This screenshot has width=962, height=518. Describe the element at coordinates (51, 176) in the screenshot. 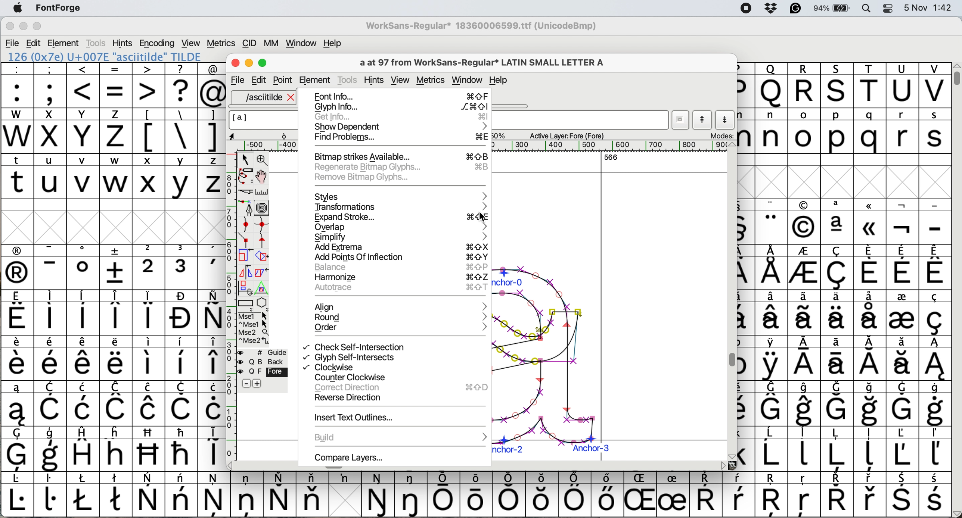

I see `u` at that location.